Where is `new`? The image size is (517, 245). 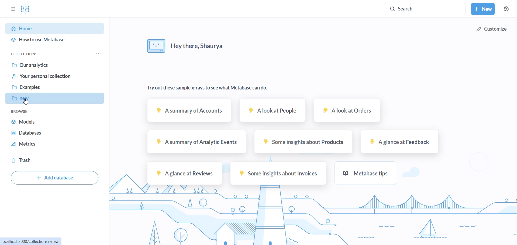
new is located at coordinates (56, 99).